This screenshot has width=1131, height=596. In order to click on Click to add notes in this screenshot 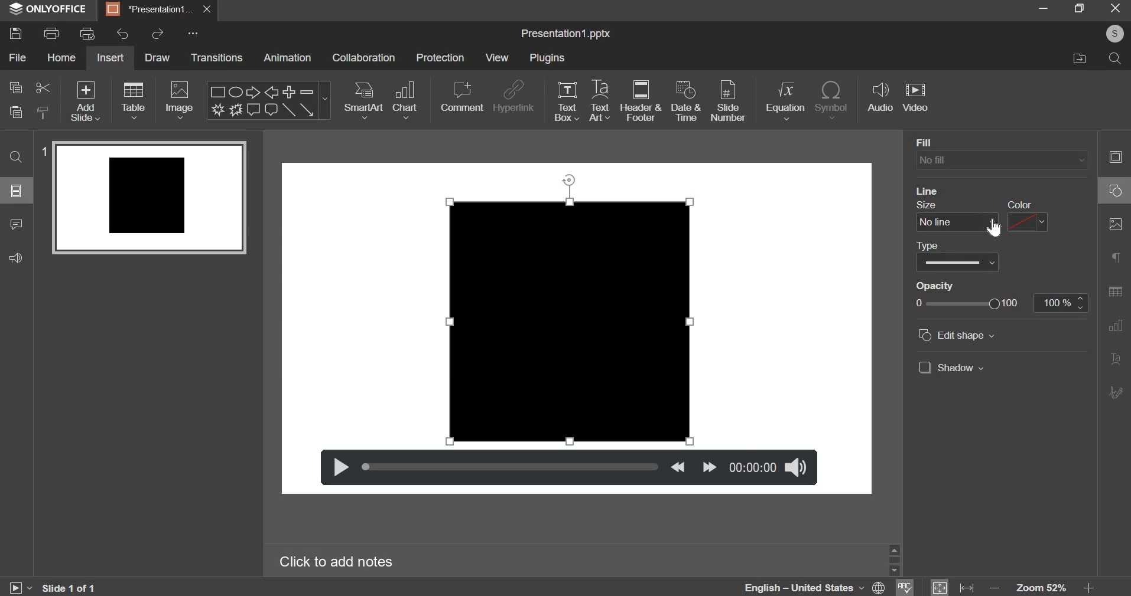, I will do `click(338, 562)`.